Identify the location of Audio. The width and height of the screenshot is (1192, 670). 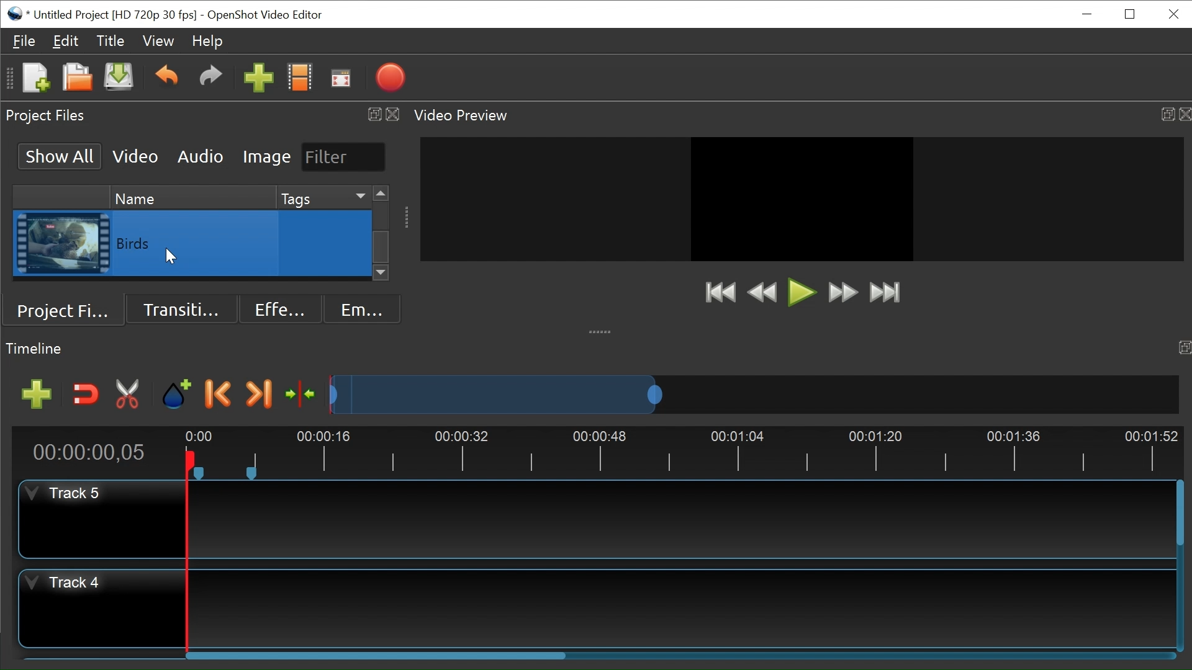
(199, 156).